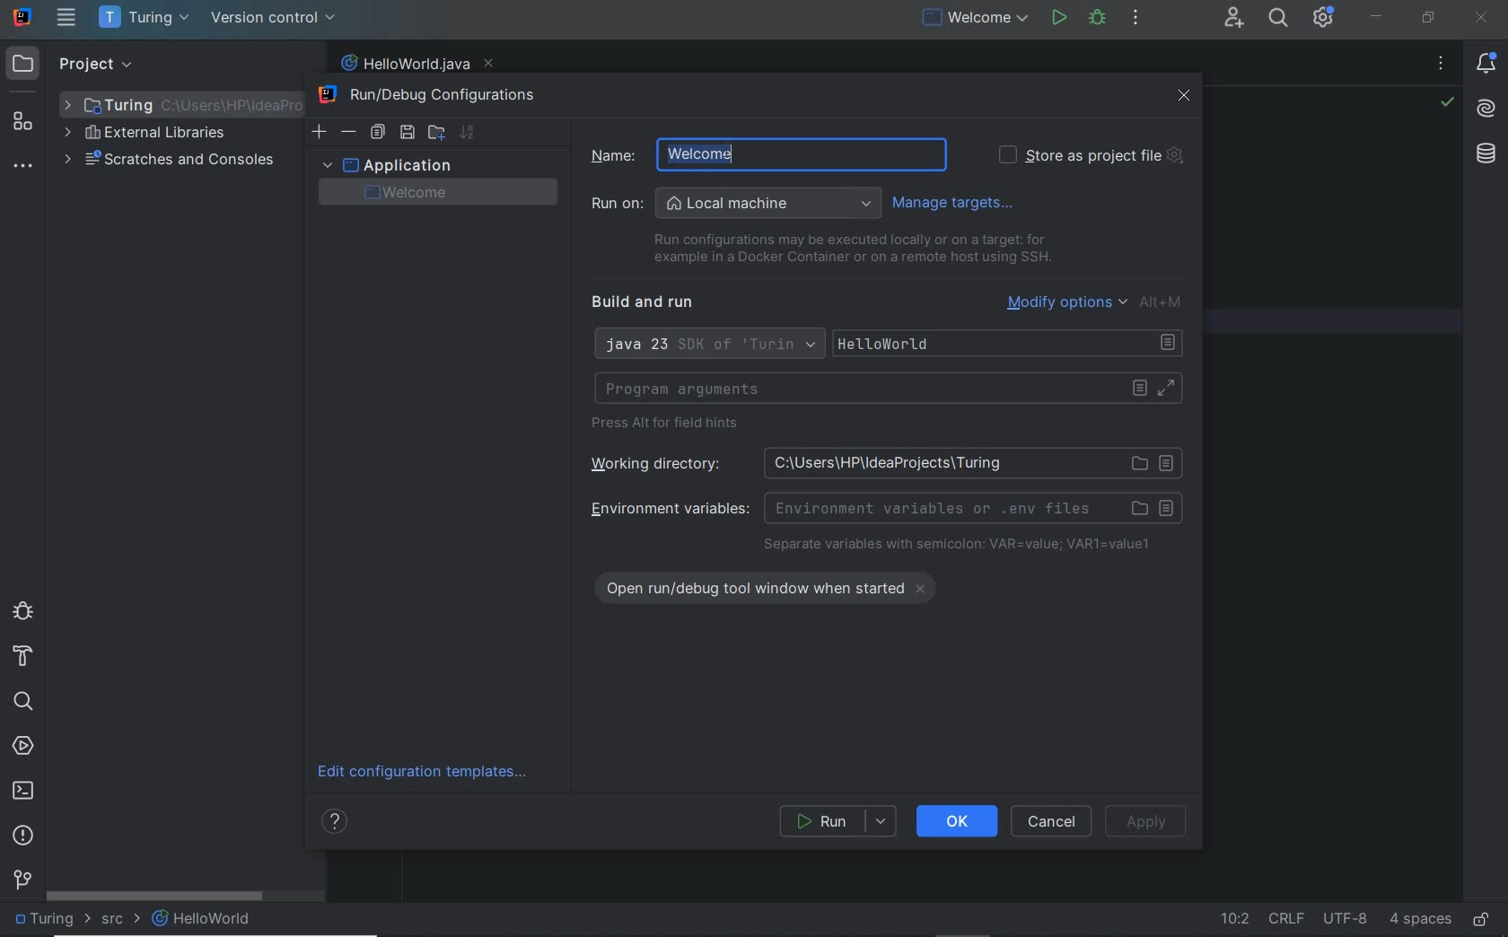 Image resolution: width=1508 pixels, height=937 pixels. What do you see at coordinates (274, 18) in the screenshot?
I see `version control` at bounding box center [274, 18].